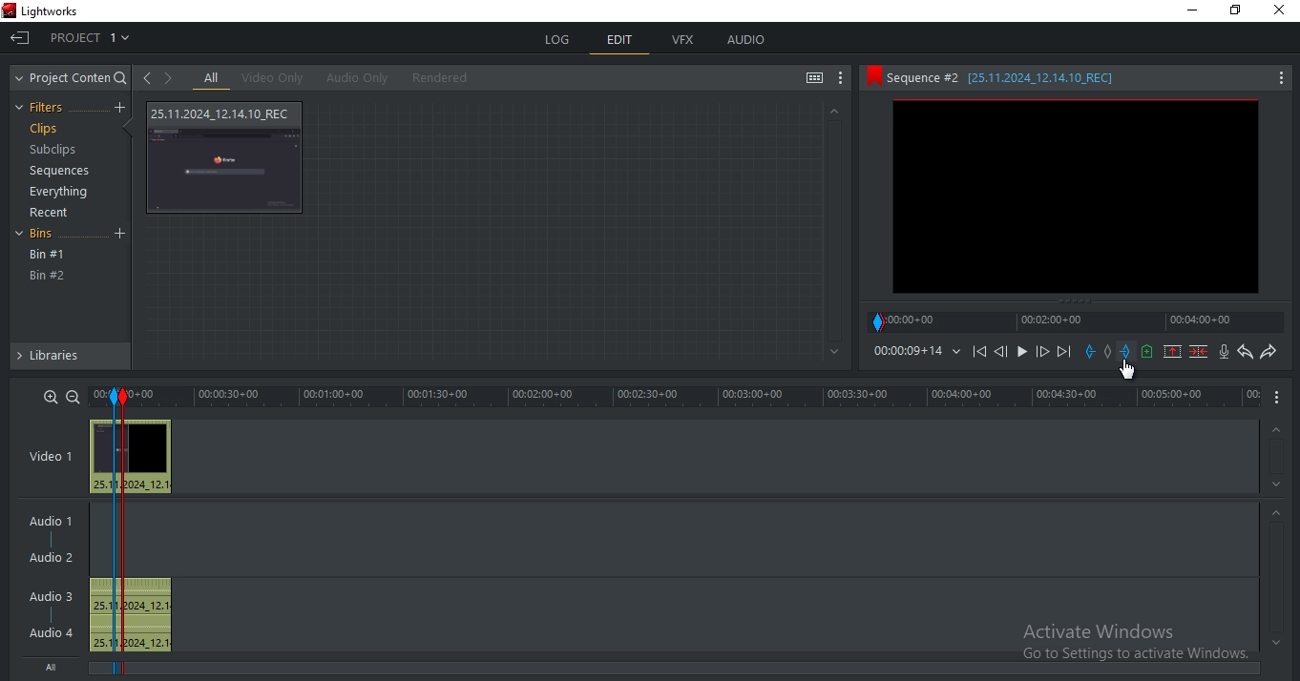 The image size is (1300, 681). I want to click on video, so click(227, 157).